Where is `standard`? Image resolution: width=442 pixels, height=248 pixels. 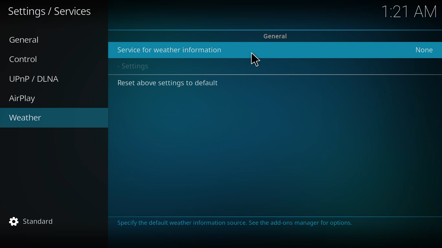
standard is located at coordinates (34, 222).